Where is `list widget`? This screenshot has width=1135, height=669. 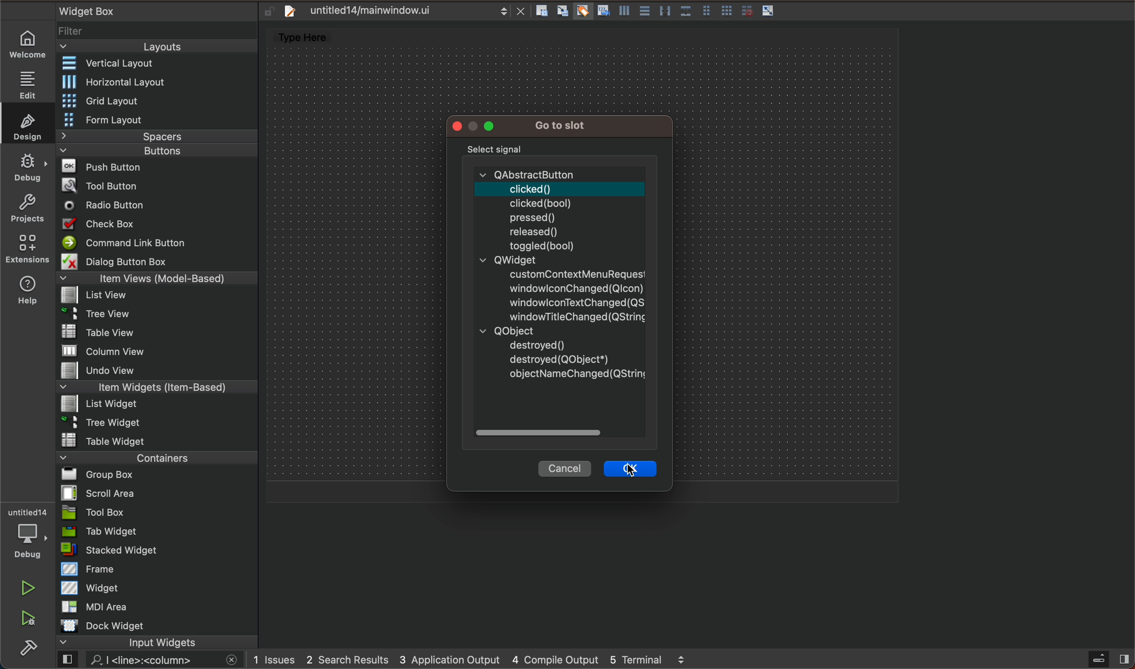
list widget is located at coordinates (160, 406).